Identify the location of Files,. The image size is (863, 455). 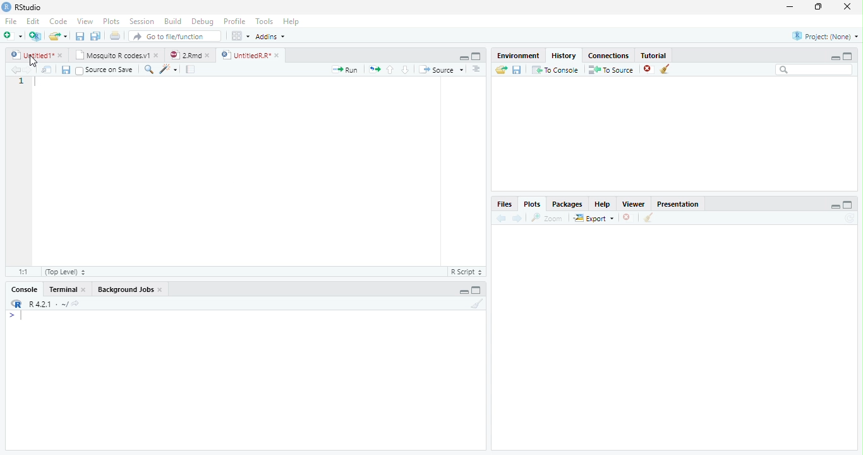
(502, 204).